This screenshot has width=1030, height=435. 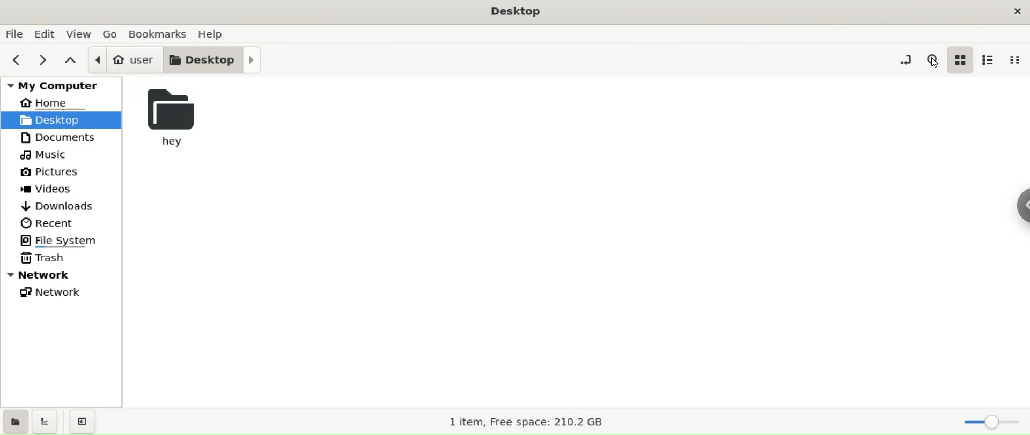 What do you see at coordinates (78, 34) in the screenshot?
I see `view` at bounding box center [78, 34].